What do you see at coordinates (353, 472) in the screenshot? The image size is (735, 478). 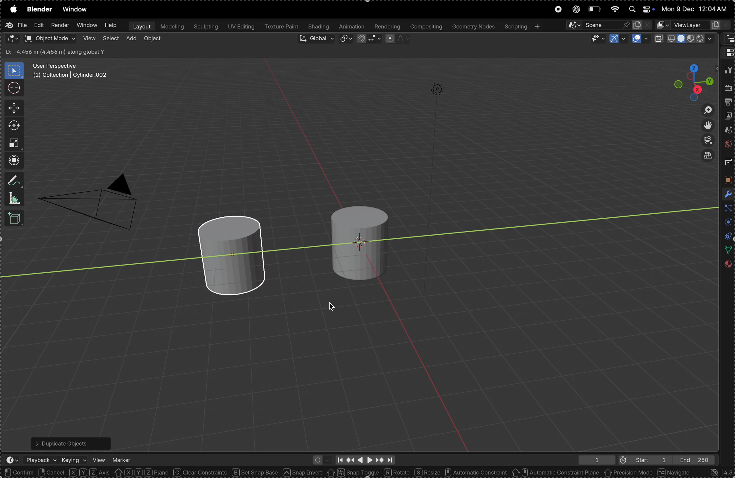 I see `snap toggle` at bounding box center [353, 472].